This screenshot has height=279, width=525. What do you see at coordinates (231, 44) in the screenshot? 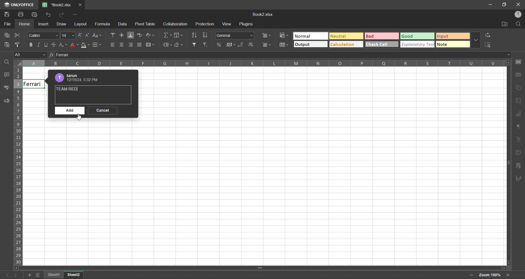
I see `accounting` at bounding box center [231, 44].